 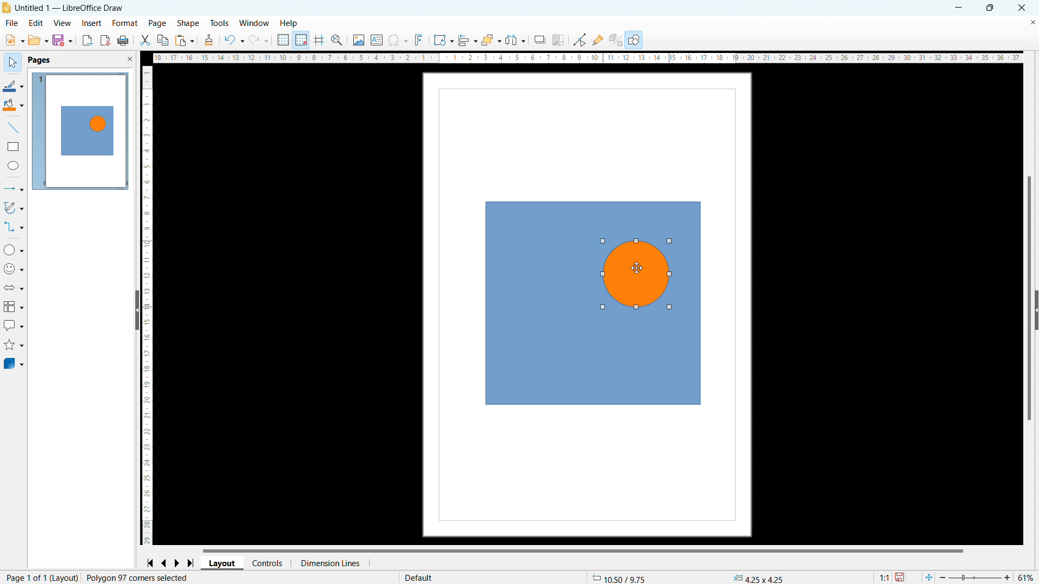 What do you see at coordinates (163, 562) in the screenshot?
I see `go to previous page` at bounding box center [163, 562].